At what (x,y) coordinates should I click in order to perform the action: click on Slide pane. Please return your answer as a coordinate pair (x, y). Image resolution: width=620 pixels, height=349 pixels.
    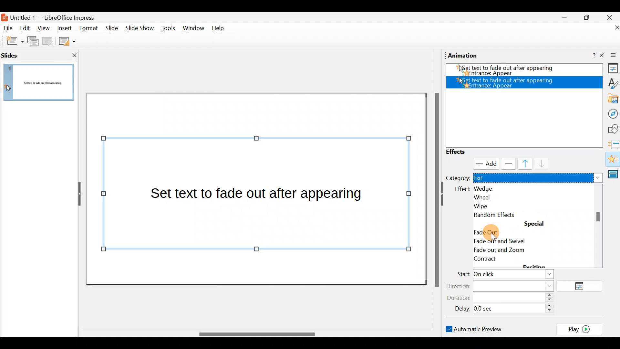
    Looking at the image, I should click on (39, 81).